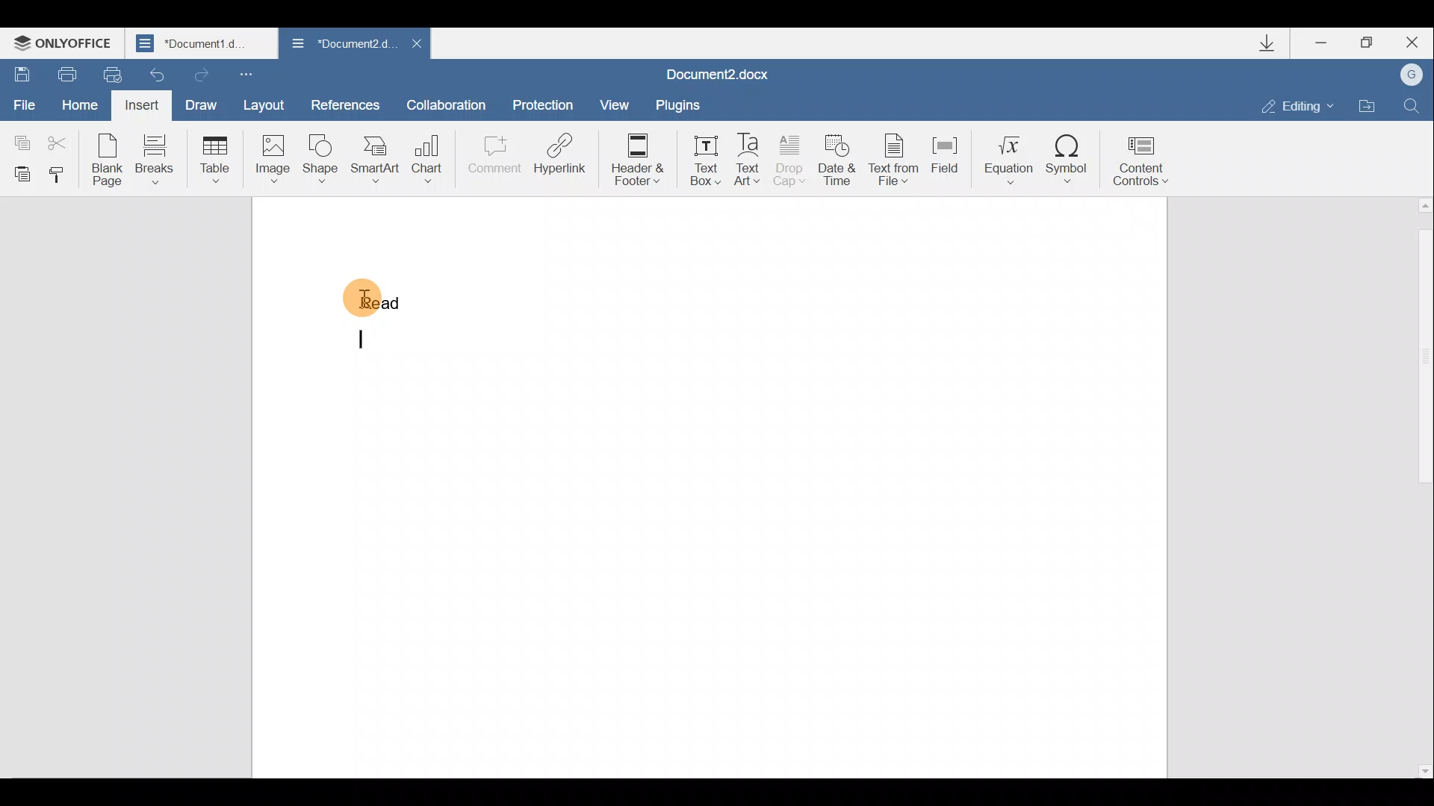  Describe the element at coordinates (61, 175) in the screenshot. I see `Copy style` at that location.